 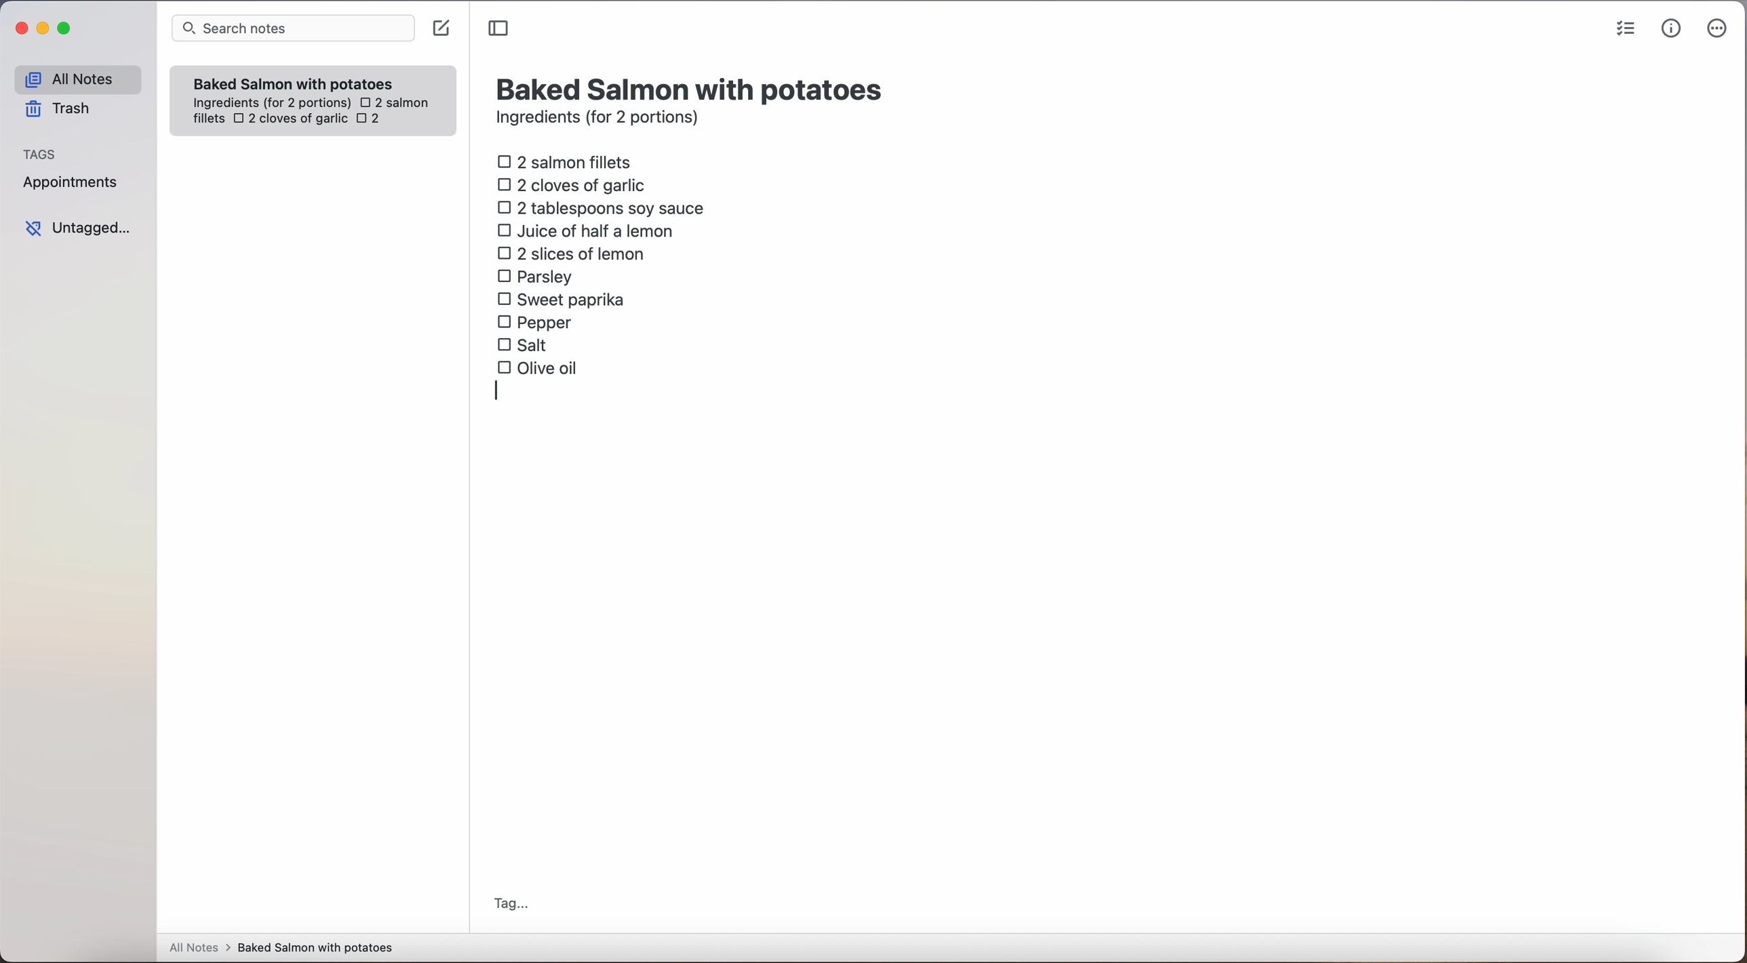 I want to click on trash, so click(x=62, y=109).